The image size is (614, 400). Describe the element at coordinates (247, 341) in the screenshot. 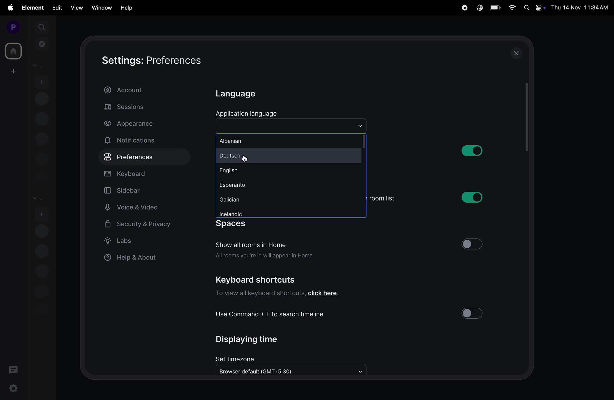

I see `displaying time` at that location.